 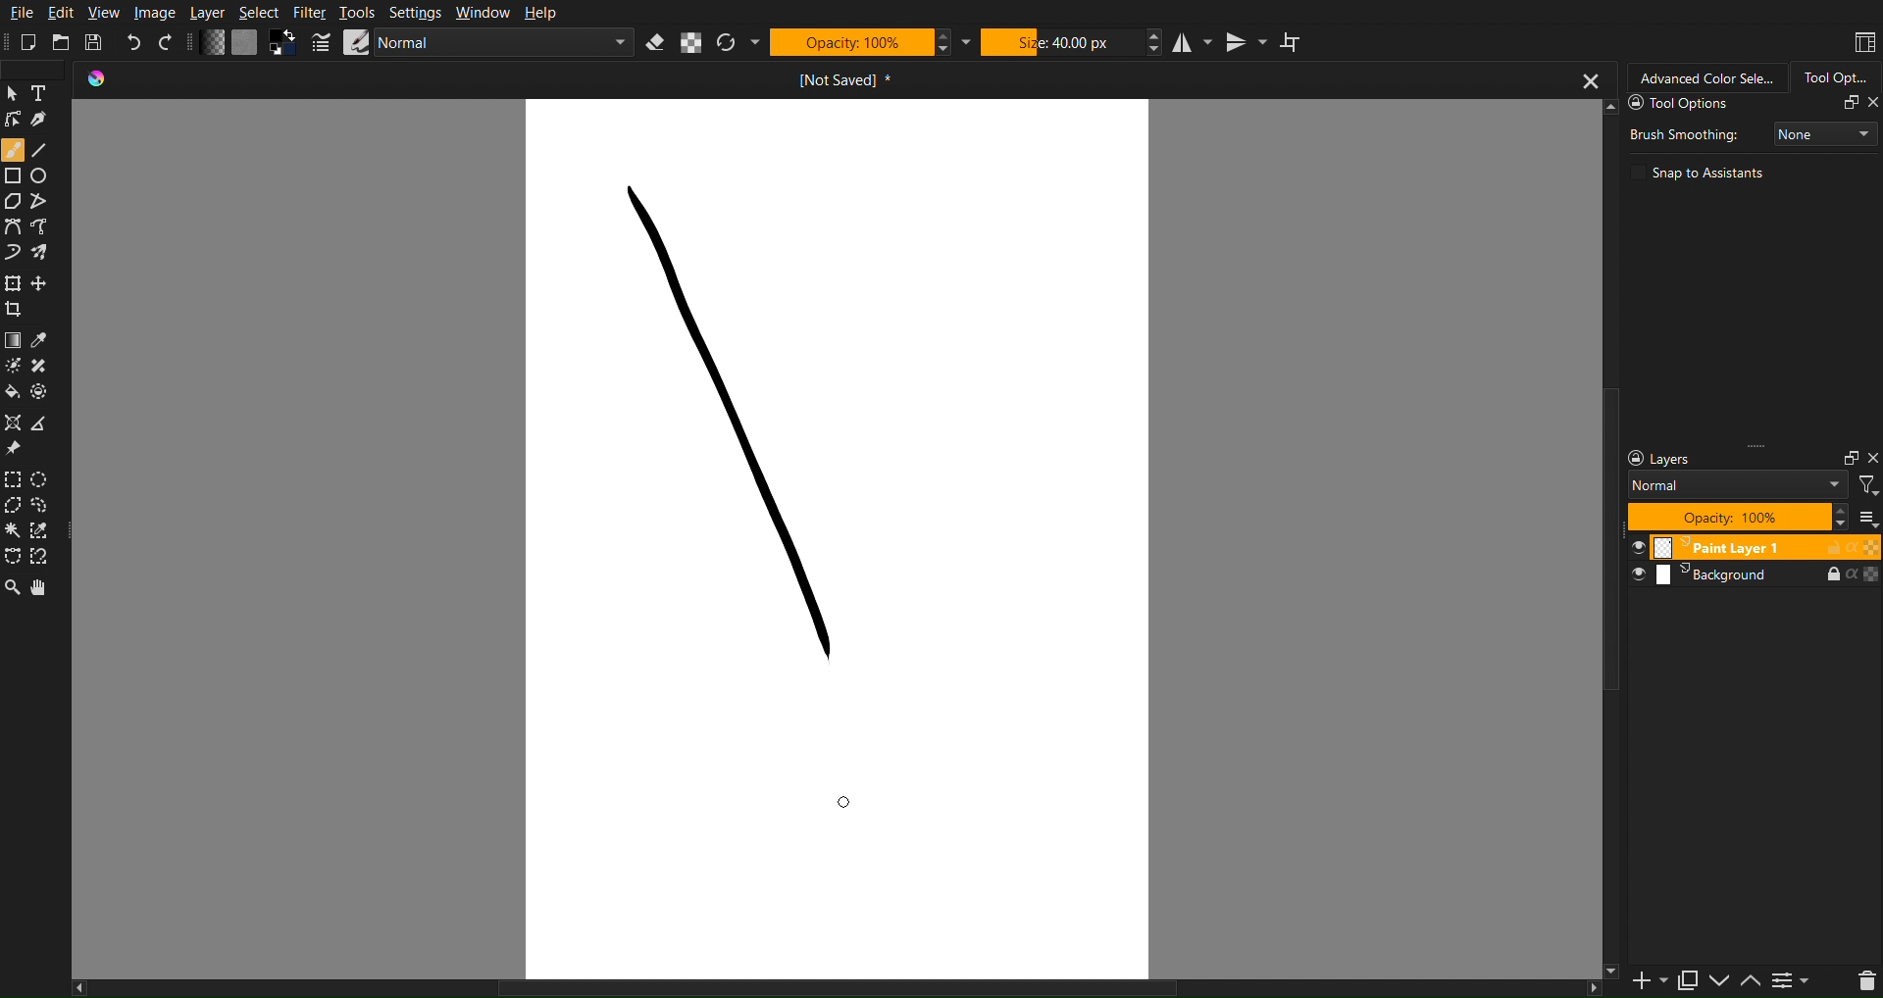 What do you see at coordinates (14, 93) in the screenshot?
I see `Pointer` at bounding box center [14, 93].